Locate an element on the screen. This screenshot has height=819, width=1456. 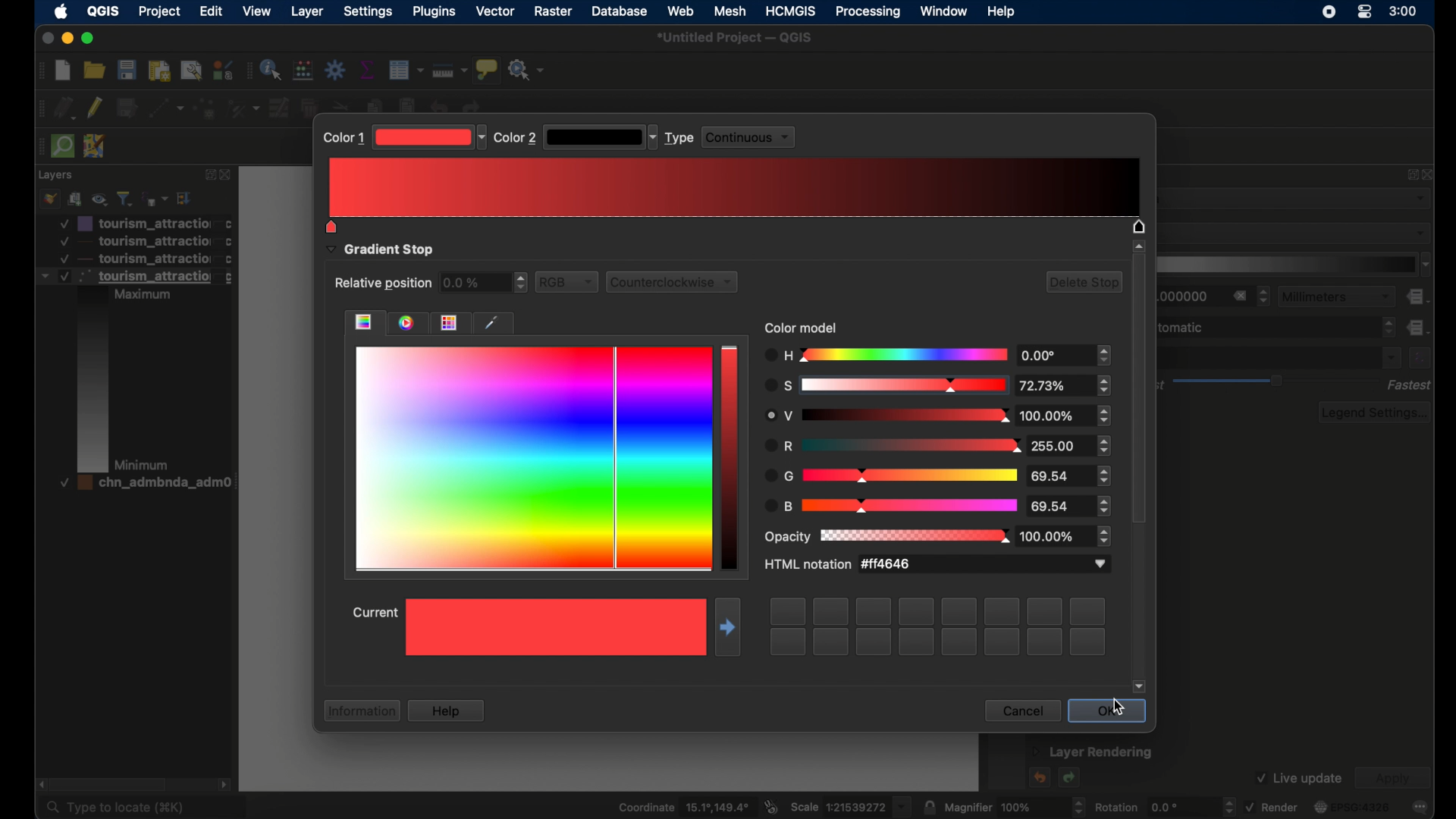
digitize with segment is located at coordinates (168, 108).